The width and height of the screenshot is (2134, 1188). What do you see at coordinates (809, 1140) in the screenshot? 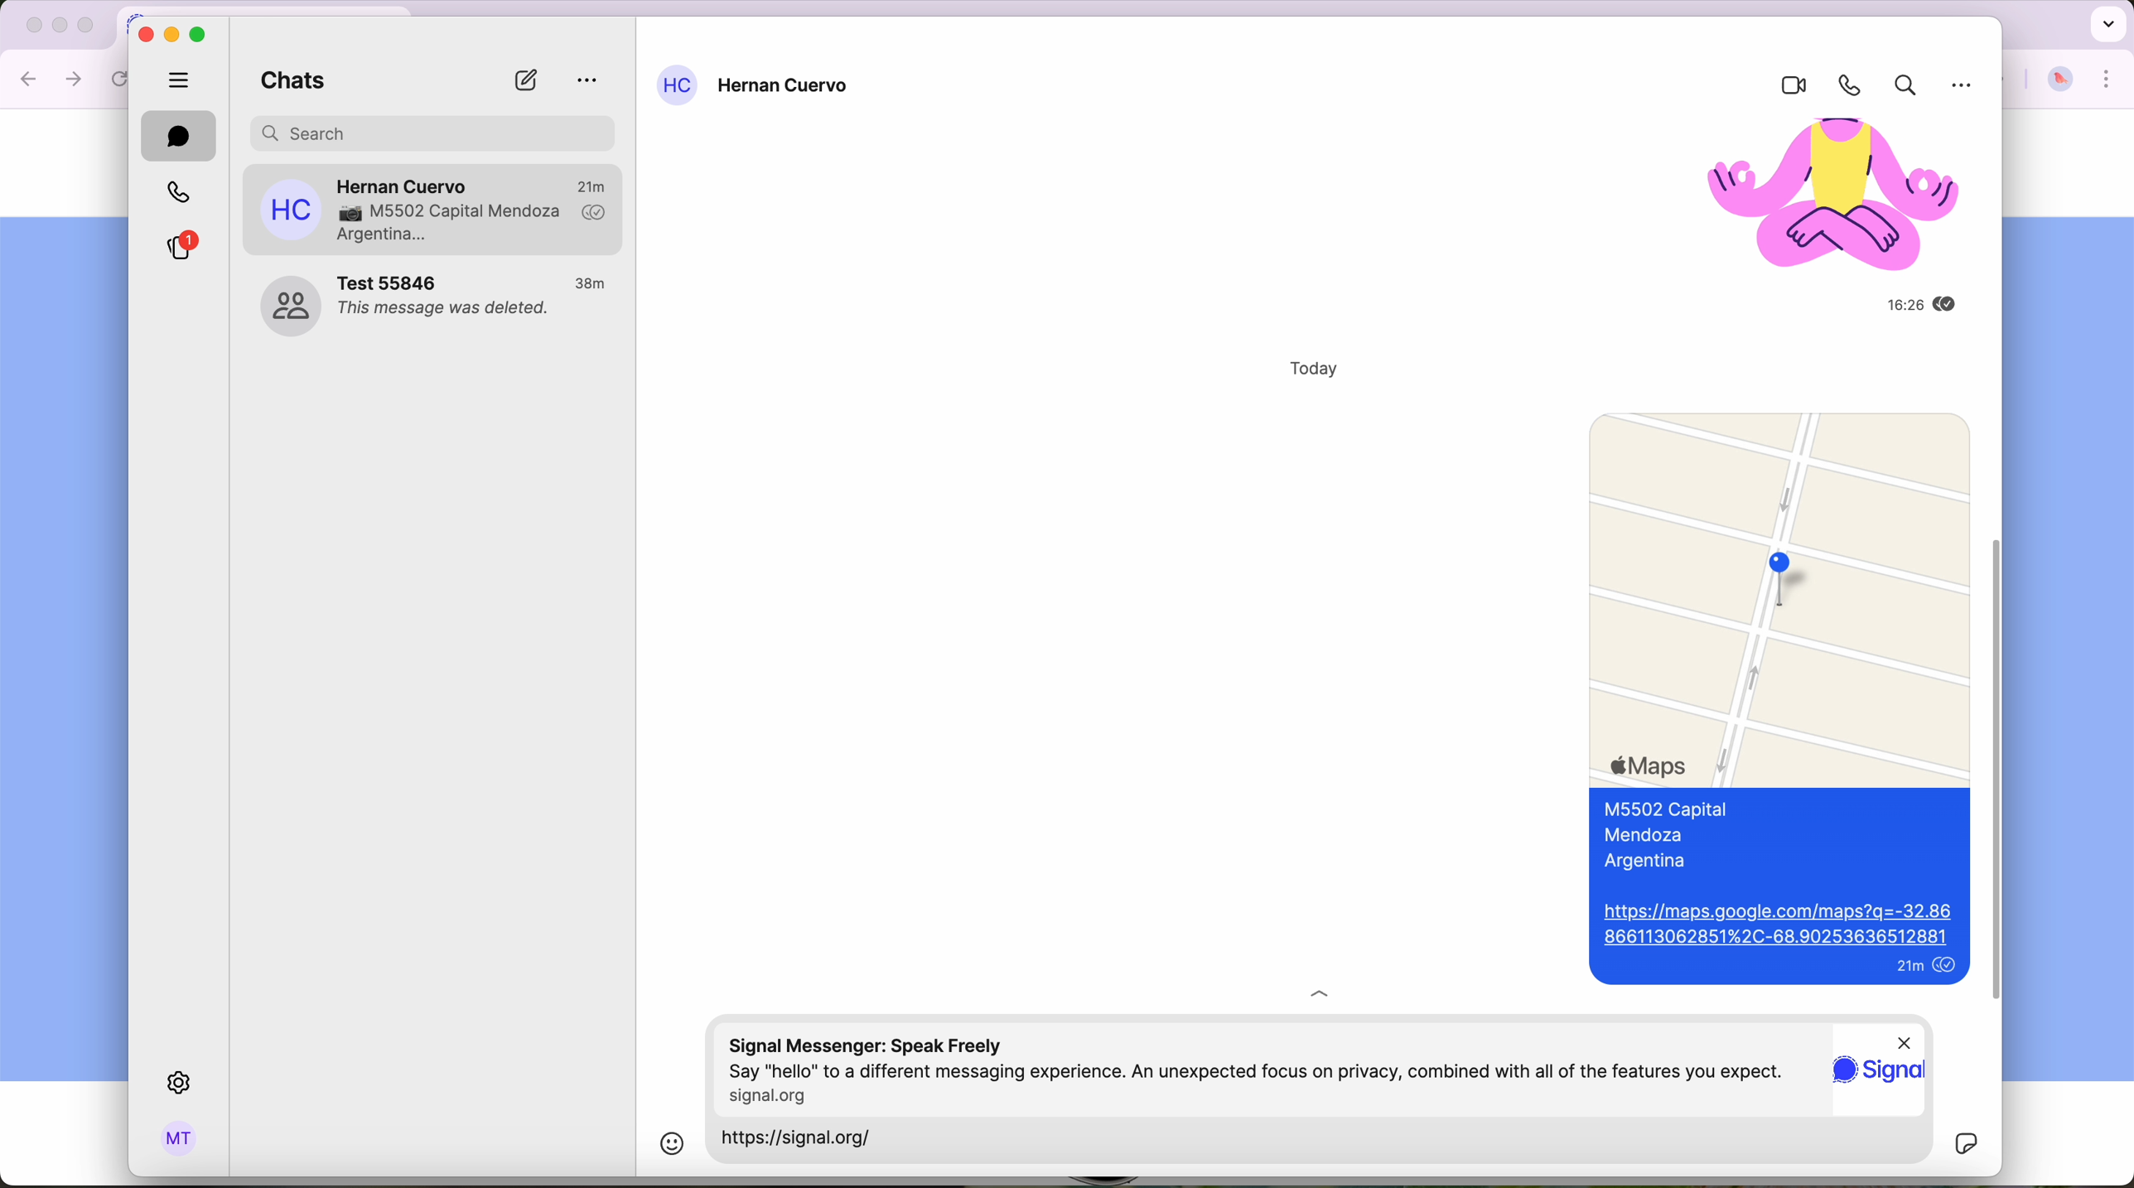
I see `https://signal.org/` at bounding box center [809, 1140].